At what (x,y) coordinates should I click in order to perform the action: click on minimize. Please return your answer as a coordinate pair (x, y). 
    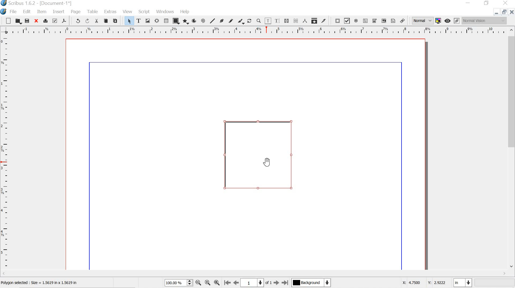
    Looking at the image, I should click on (469, 3).